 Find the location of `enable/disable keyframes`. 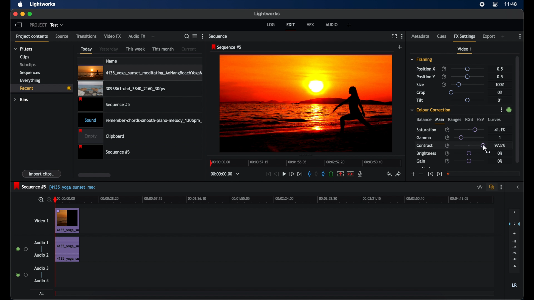

enable/disable keyframes is located at coordinates (444, 77).